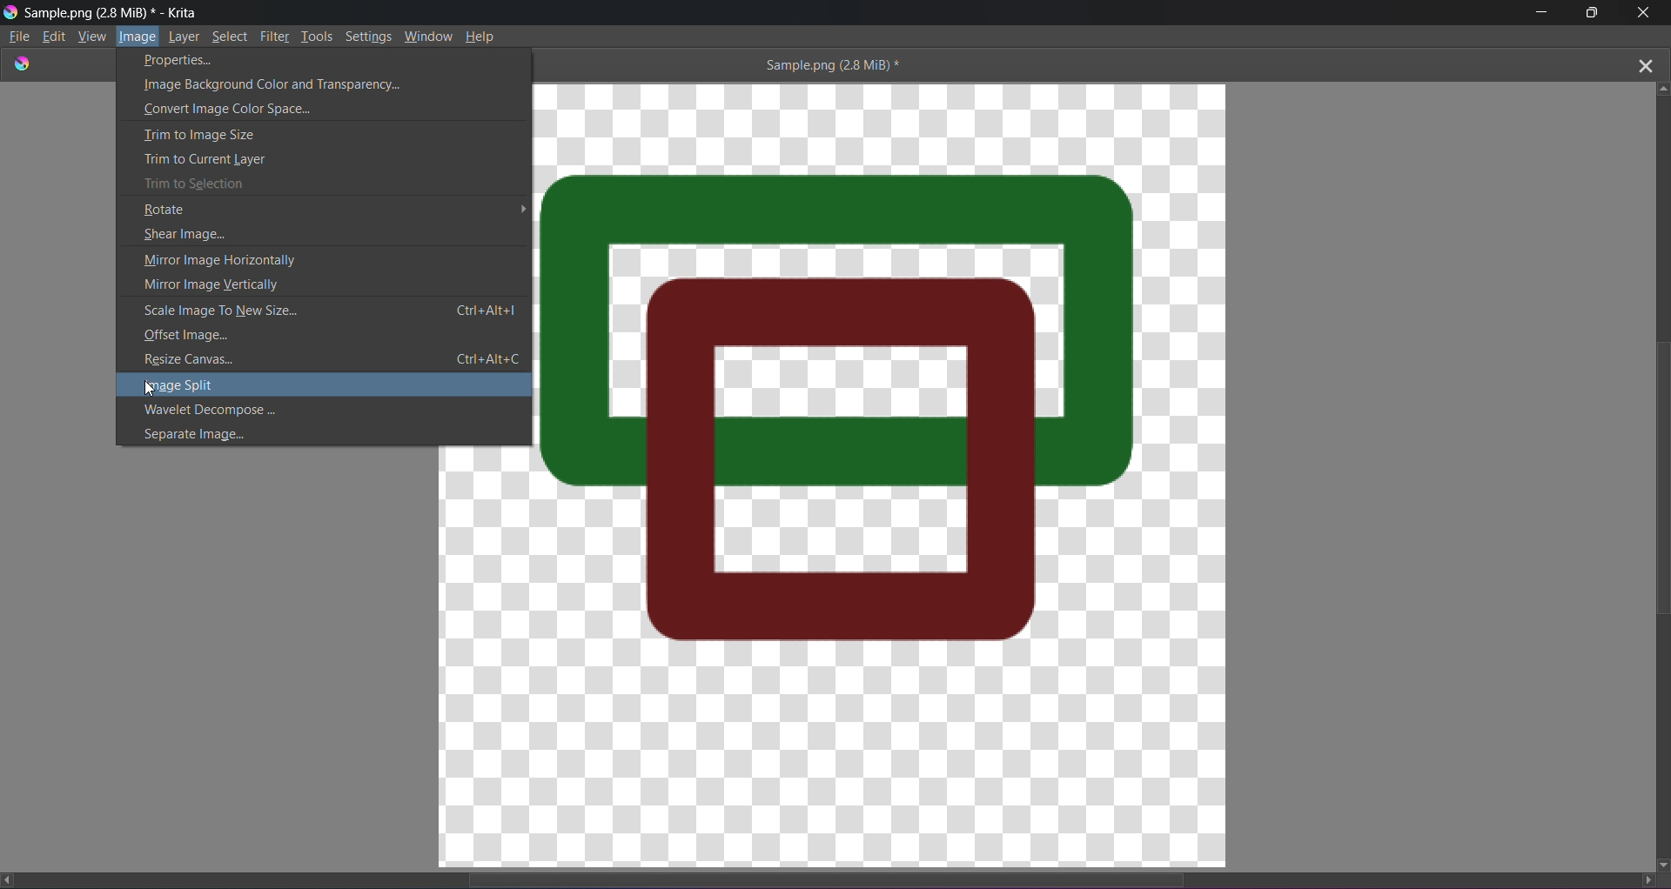 This screenshot has height=889, width=1671. Describe the element at coordinates (18, 37) in the screenshot. I see `File` at that location.